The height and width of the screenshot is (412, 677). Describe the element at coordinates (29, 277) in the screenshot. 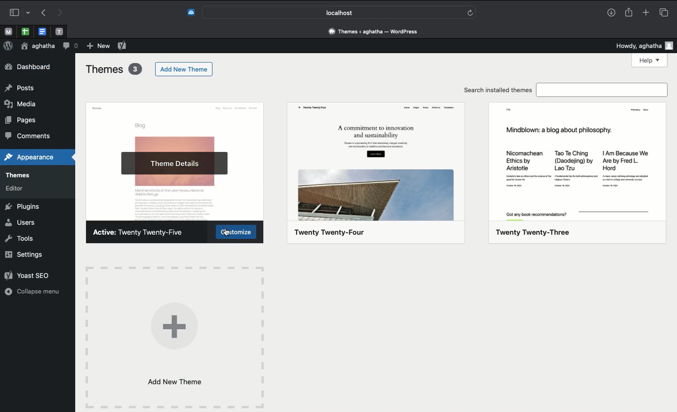

I see `Yoast SEO` at that location.